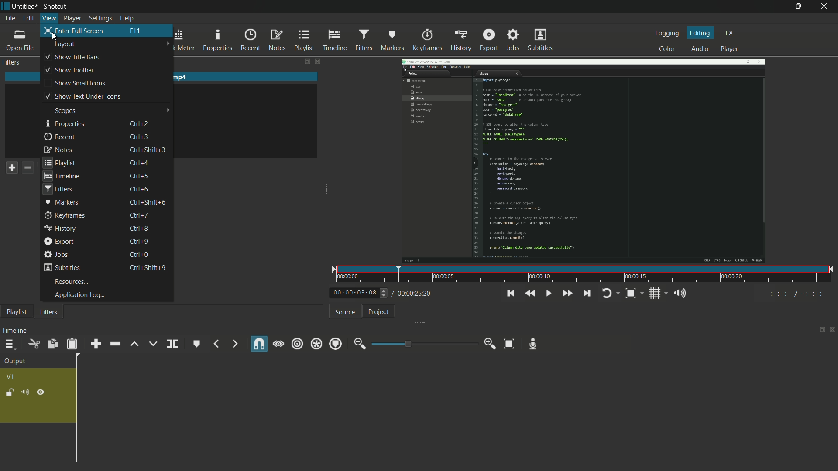 The image size is (838, 471). What do you see at coordinates (60, 269) in the screenshot?
I see `subtitles` at bounding box center [60, 269].